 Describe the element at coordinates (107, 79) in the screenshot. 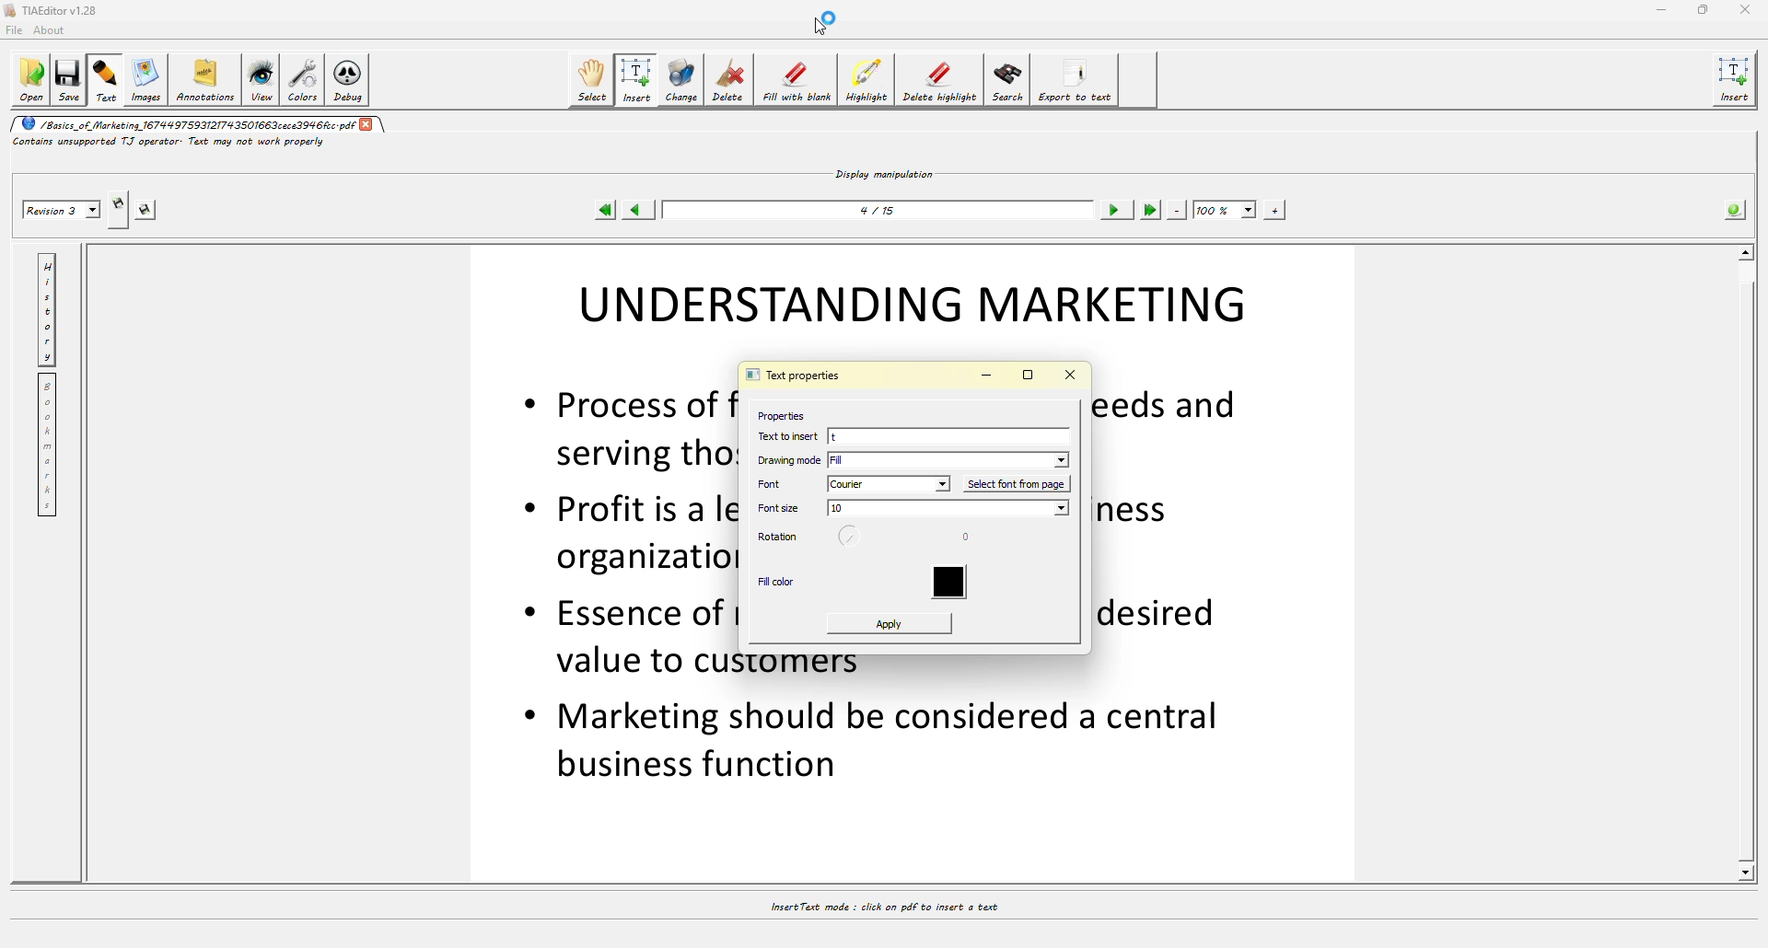

I see `text` at that location.